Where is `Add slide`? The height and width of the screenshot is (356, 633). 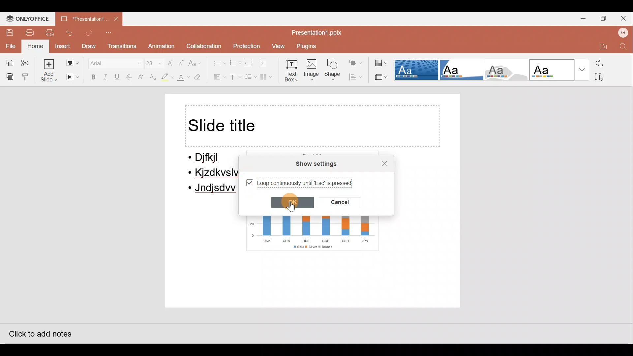
Add slide is located at coordinates (50, 72).